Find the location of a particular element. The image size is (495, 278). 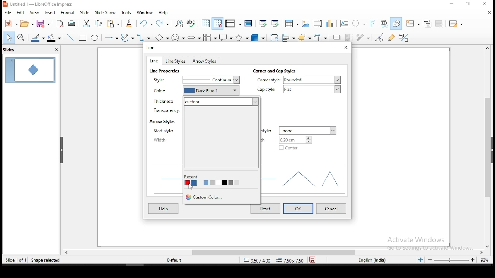

arrow styles is located at coordinates (205, 61).